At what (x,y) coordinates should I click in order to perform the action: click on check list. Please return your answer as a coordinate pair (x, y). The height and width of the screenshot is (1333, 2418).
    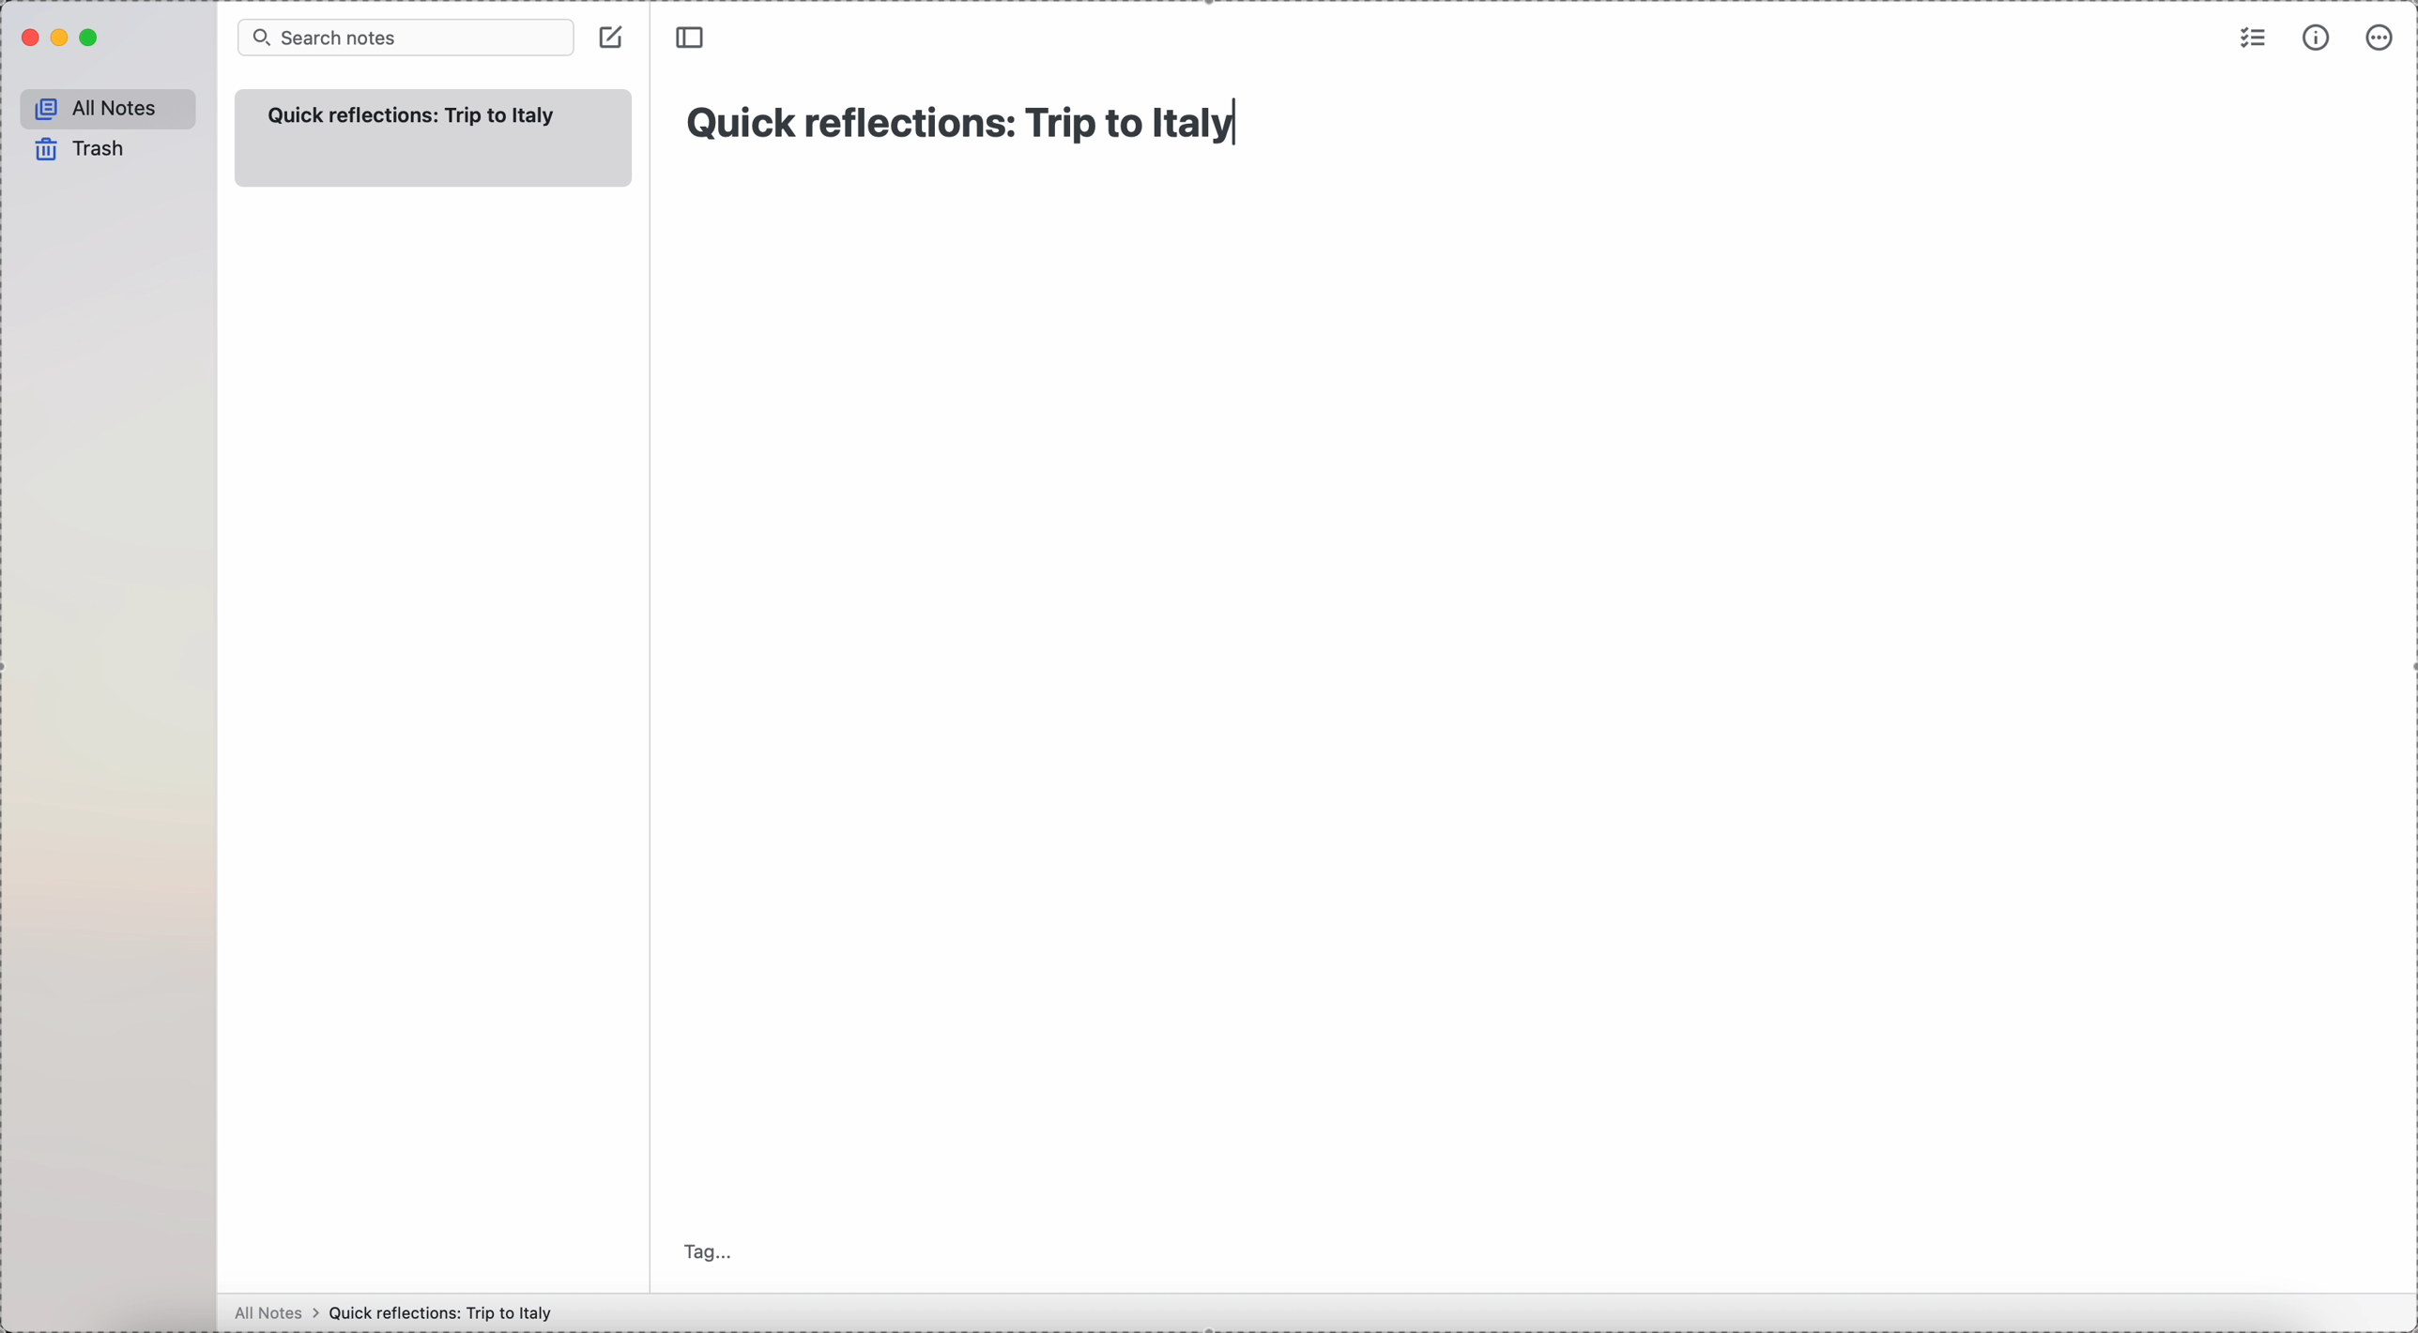
    Looking at the image, I should click on (2254, 37).